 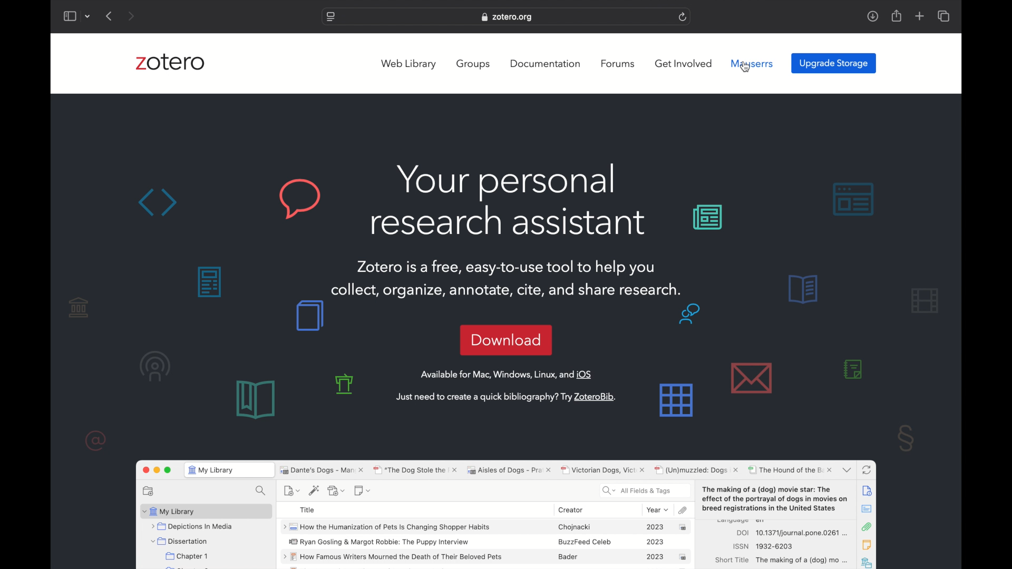 What do you see at coordinates (619, 64) in the screenshot?
I see `forums` at bounding box center [619, 64].